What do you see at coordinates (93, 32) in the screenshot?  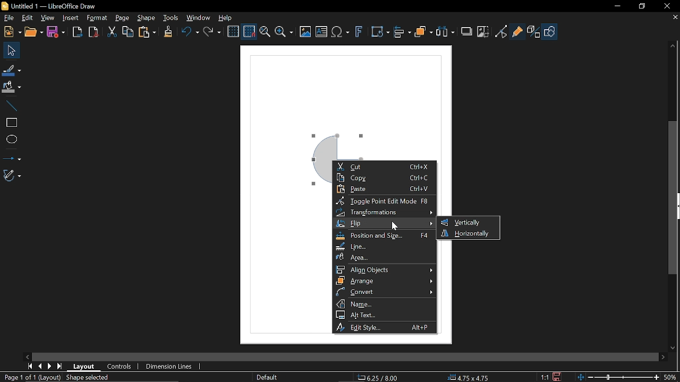 I see `Export as pdf` at bounding box center [93, 32].